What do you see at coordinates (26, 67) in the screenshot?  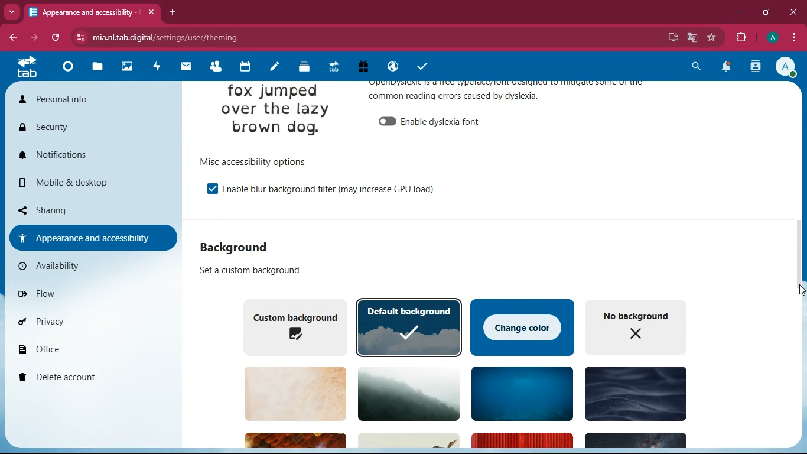 I see `tab` at bounding box center [26, 67].